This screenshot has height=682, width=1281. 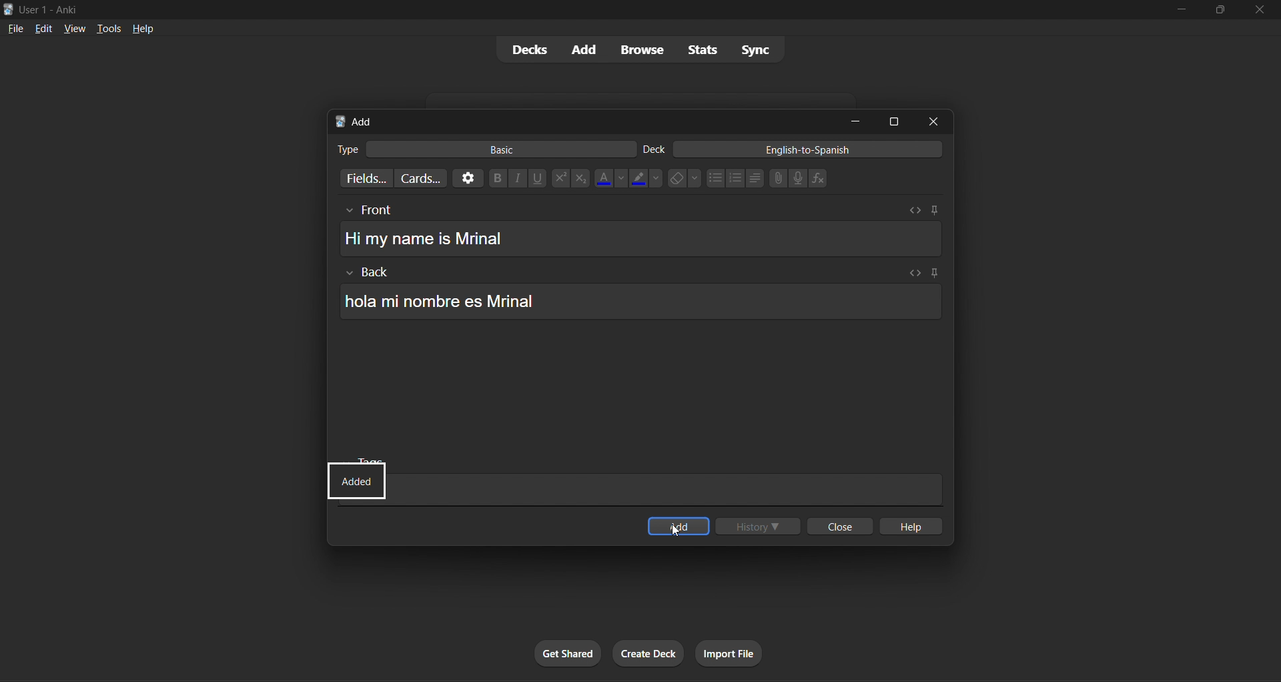 I want to click on file, so click(x=15, y=27).